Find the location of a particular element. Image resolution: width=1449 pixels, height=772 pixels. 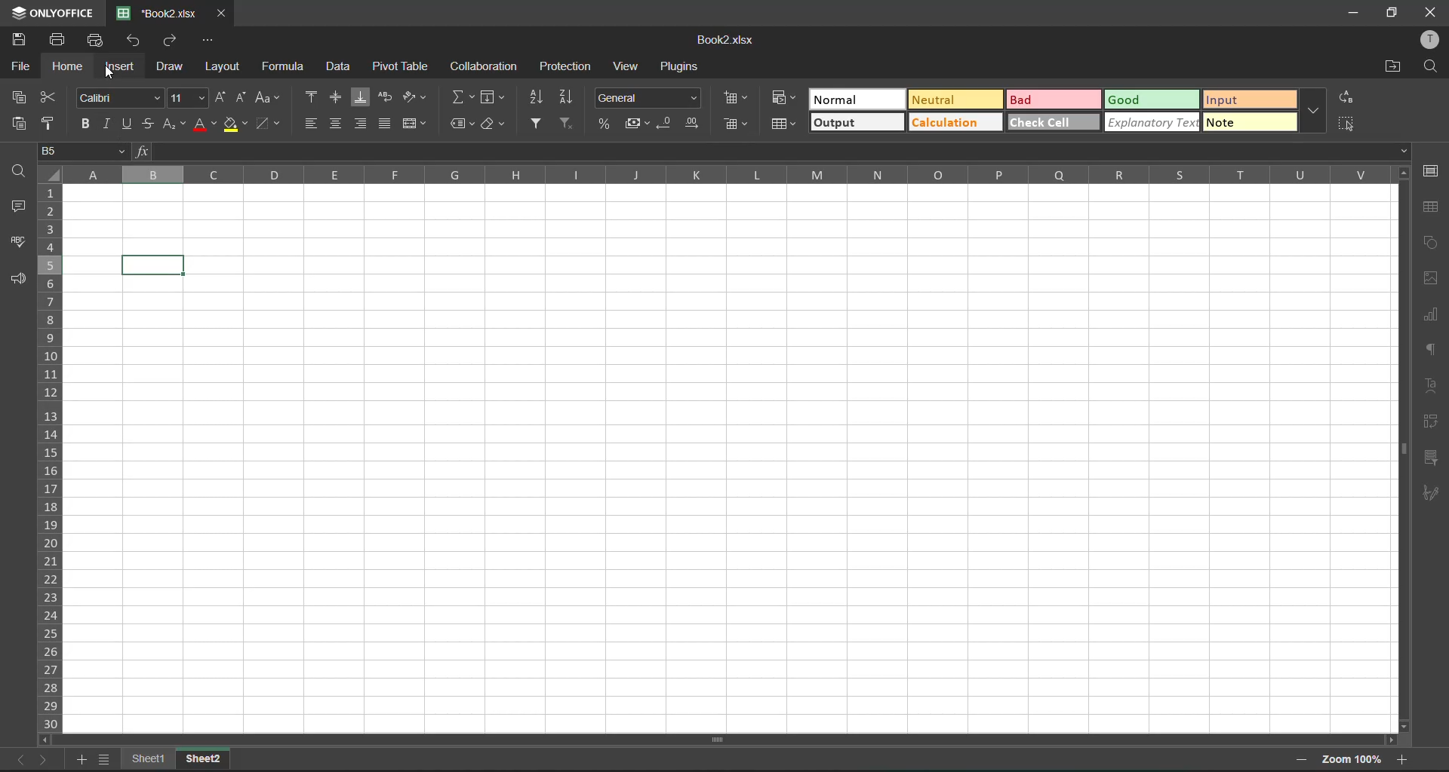

B5 is located at coordinates (80, 152).